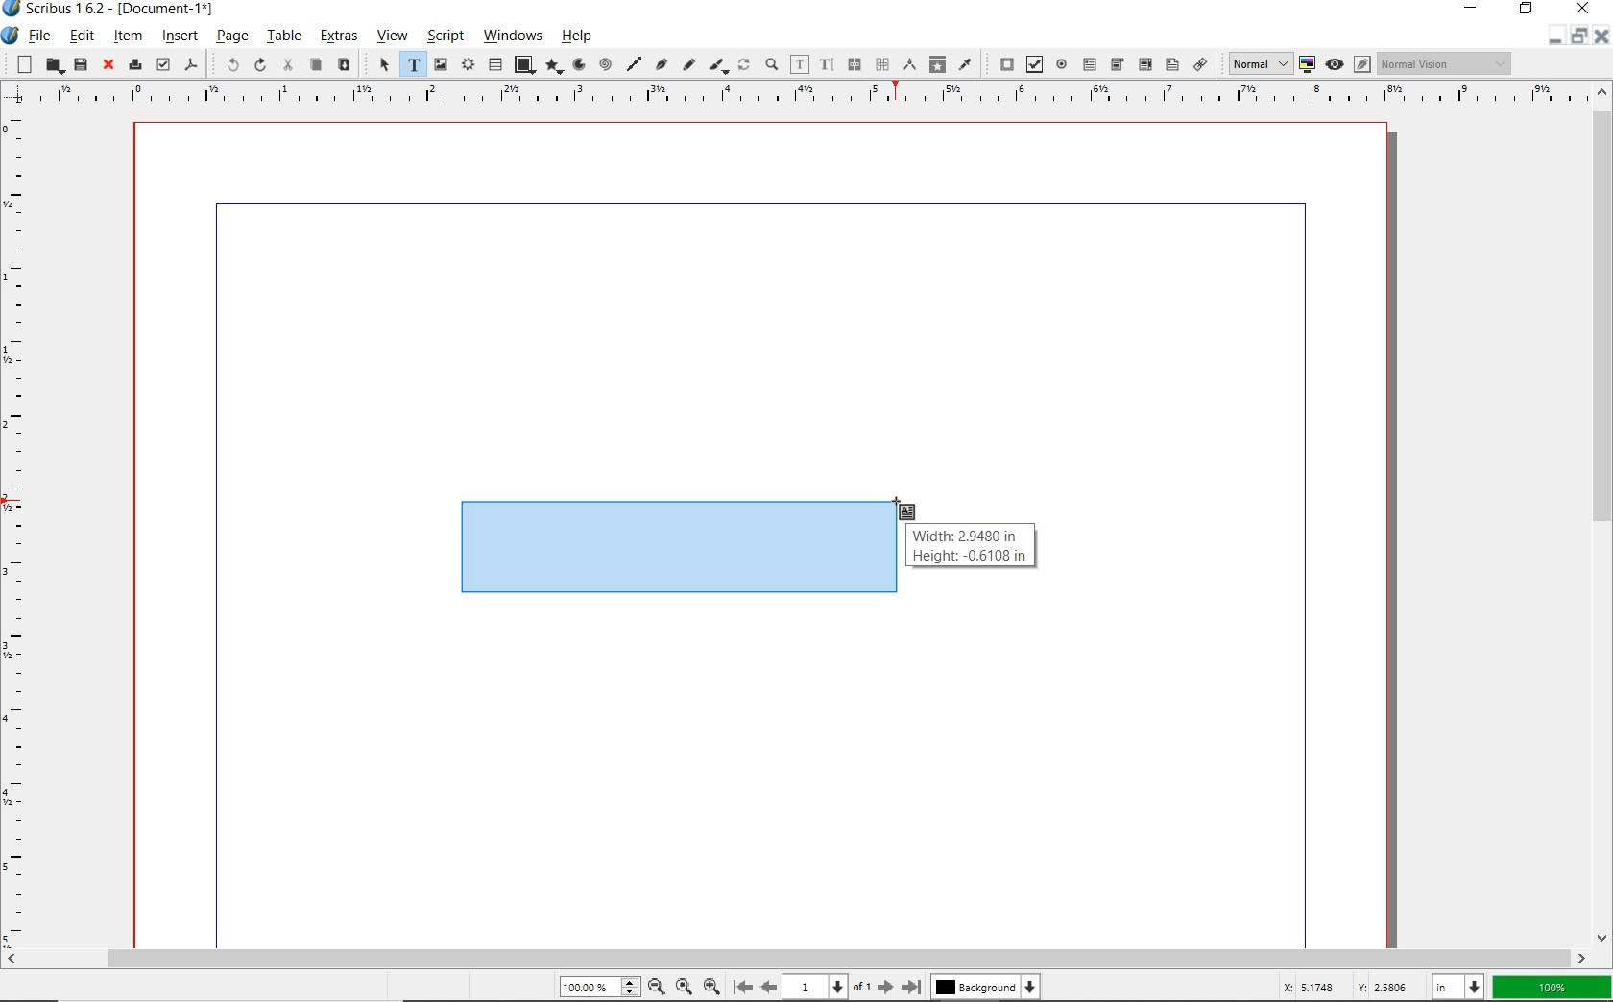  Describe the element at coordinates (1144, 63) in the screenshot. I see `pdf list box` at that location.